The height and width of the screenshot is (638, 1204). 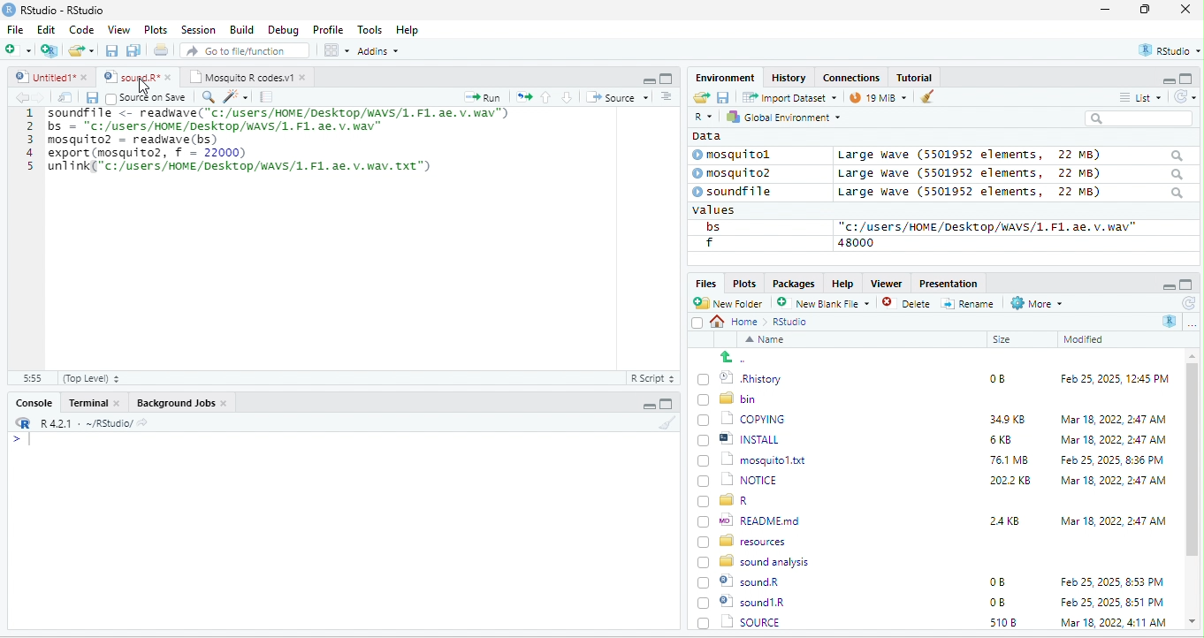 I want to click on minimize, so click(x=1105, y=11).